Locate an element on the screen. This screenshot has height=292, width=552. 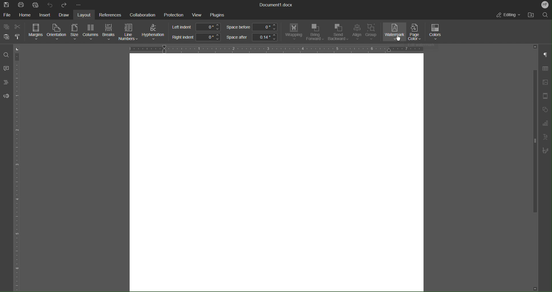
Columns is located at coordinates (90, 32).